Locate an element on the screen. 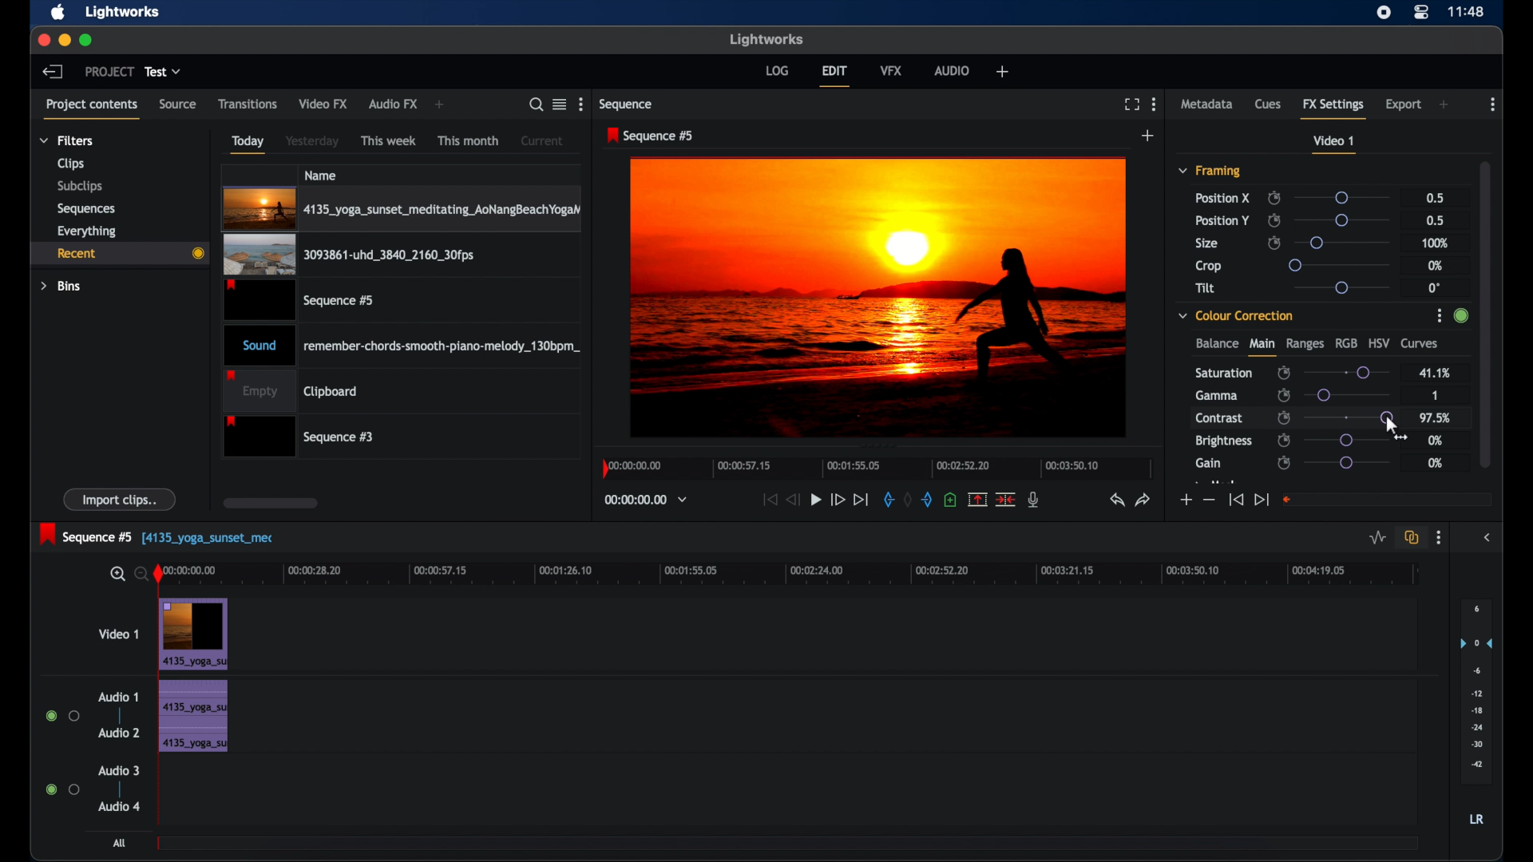 The width and height of the screenshot is (1533, 862). full screen is located at coordinates (1131, 105).